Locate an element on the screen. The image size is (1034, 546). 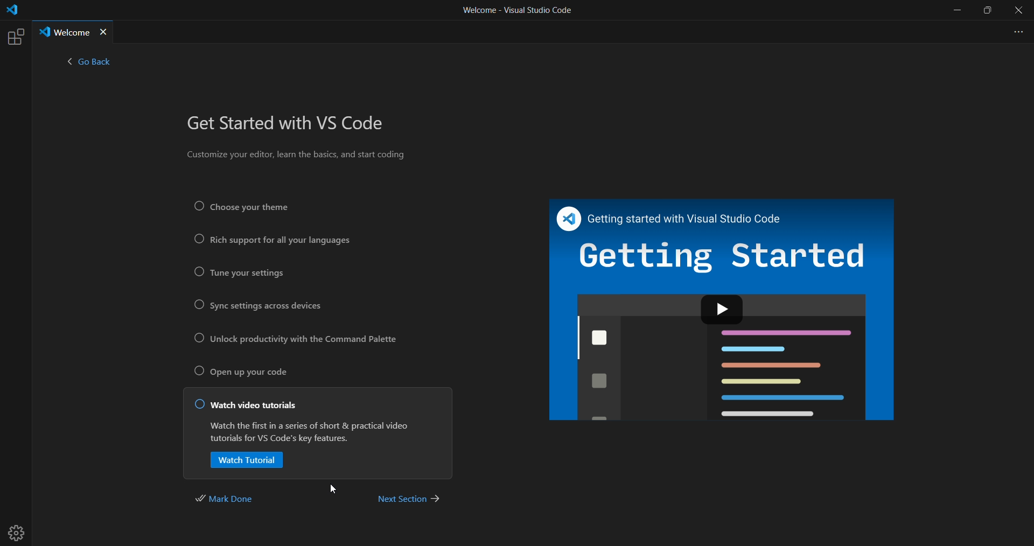
< go back is located at coordinates (89, 64).